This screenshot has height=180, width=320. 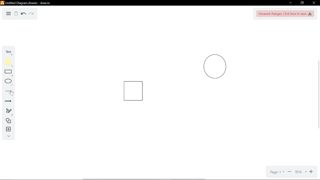 I want to click on Zoom out, so click(x=289, y=172).